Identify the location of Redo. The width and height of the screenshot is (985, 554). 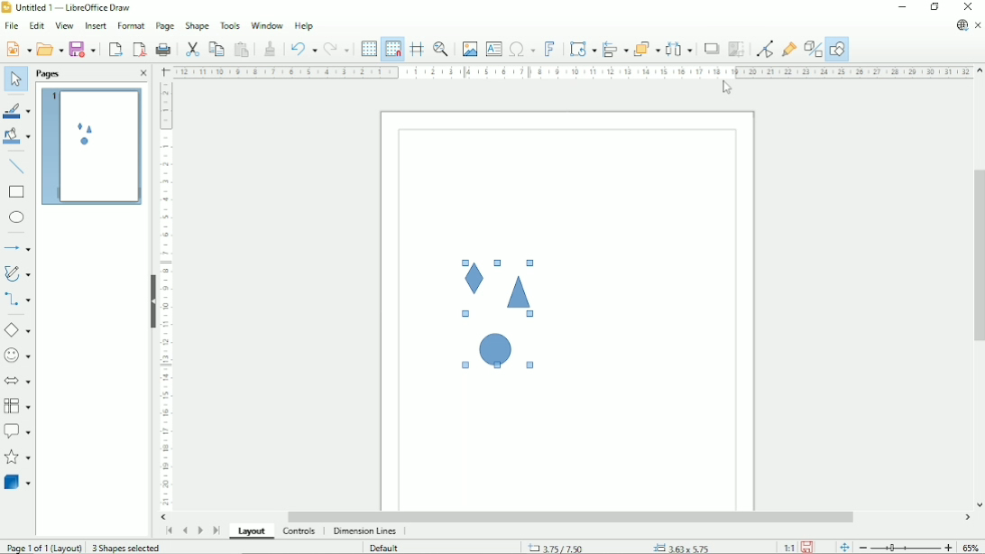
(337, 48).